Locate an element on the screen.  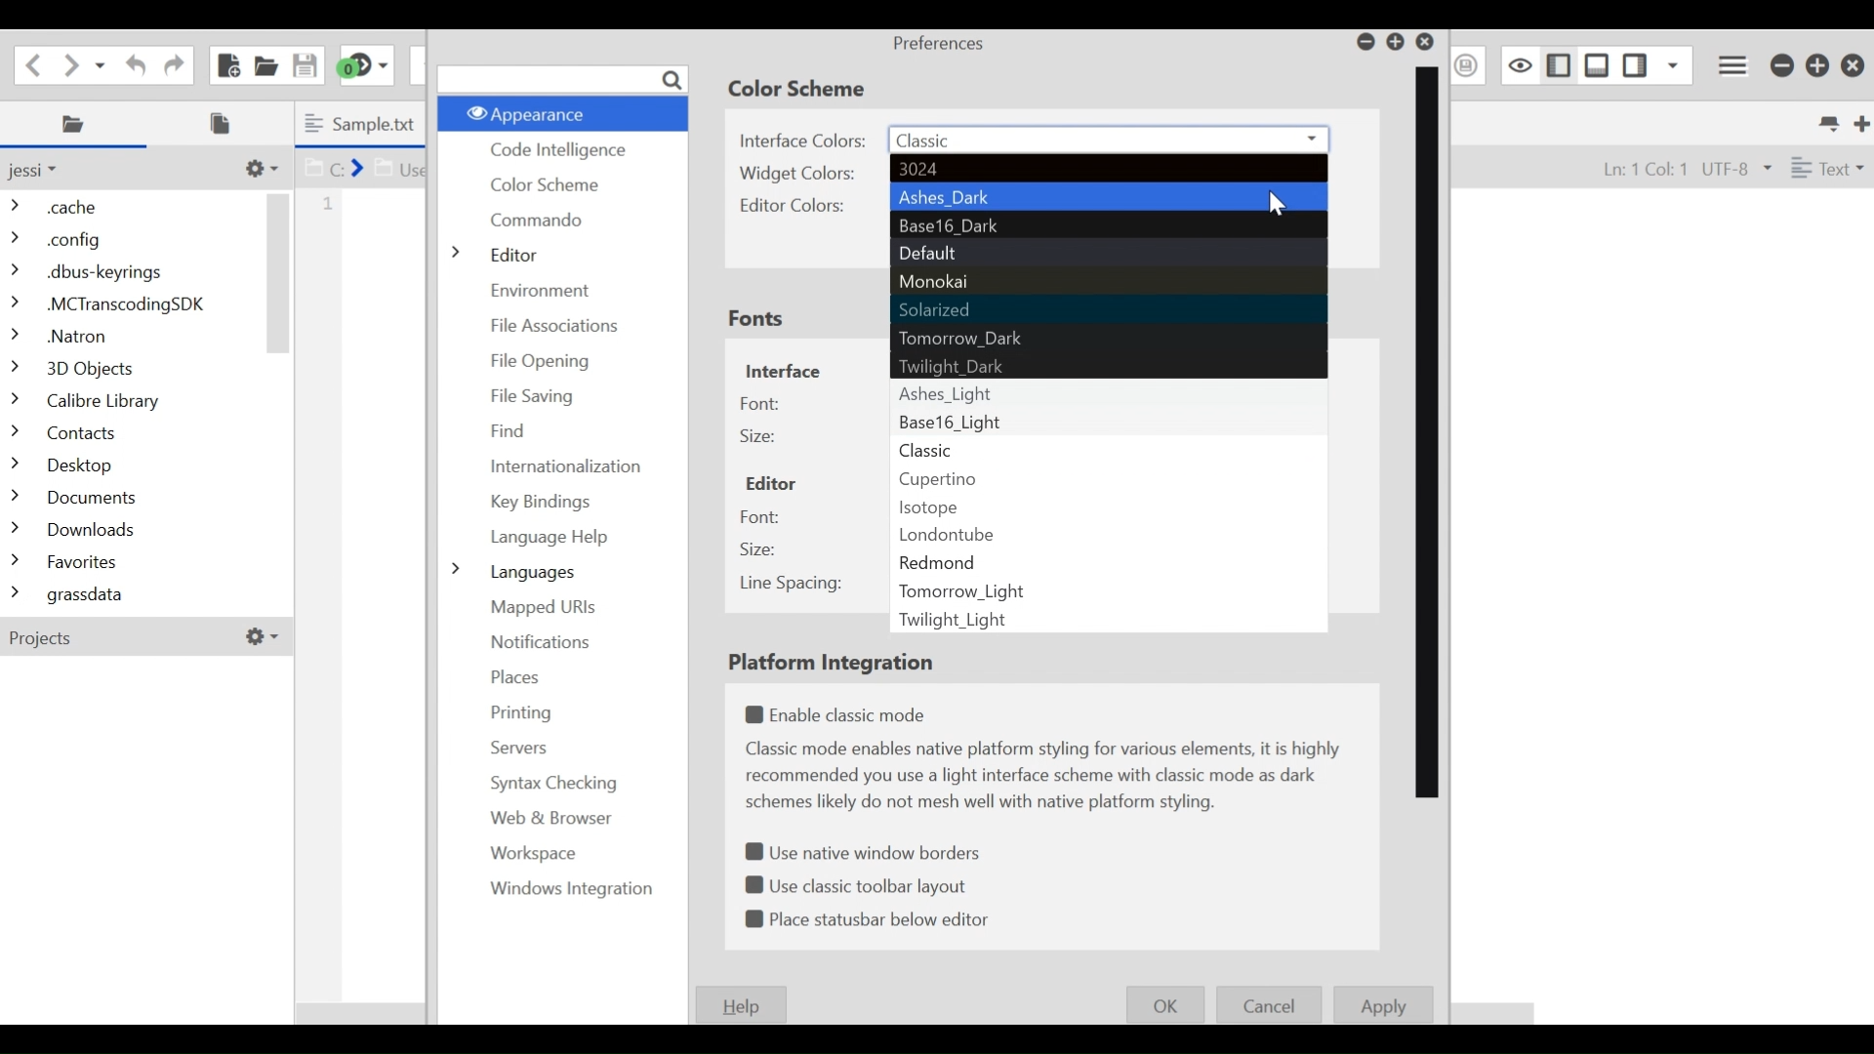
redmond is located at coordinates (1110, 560).